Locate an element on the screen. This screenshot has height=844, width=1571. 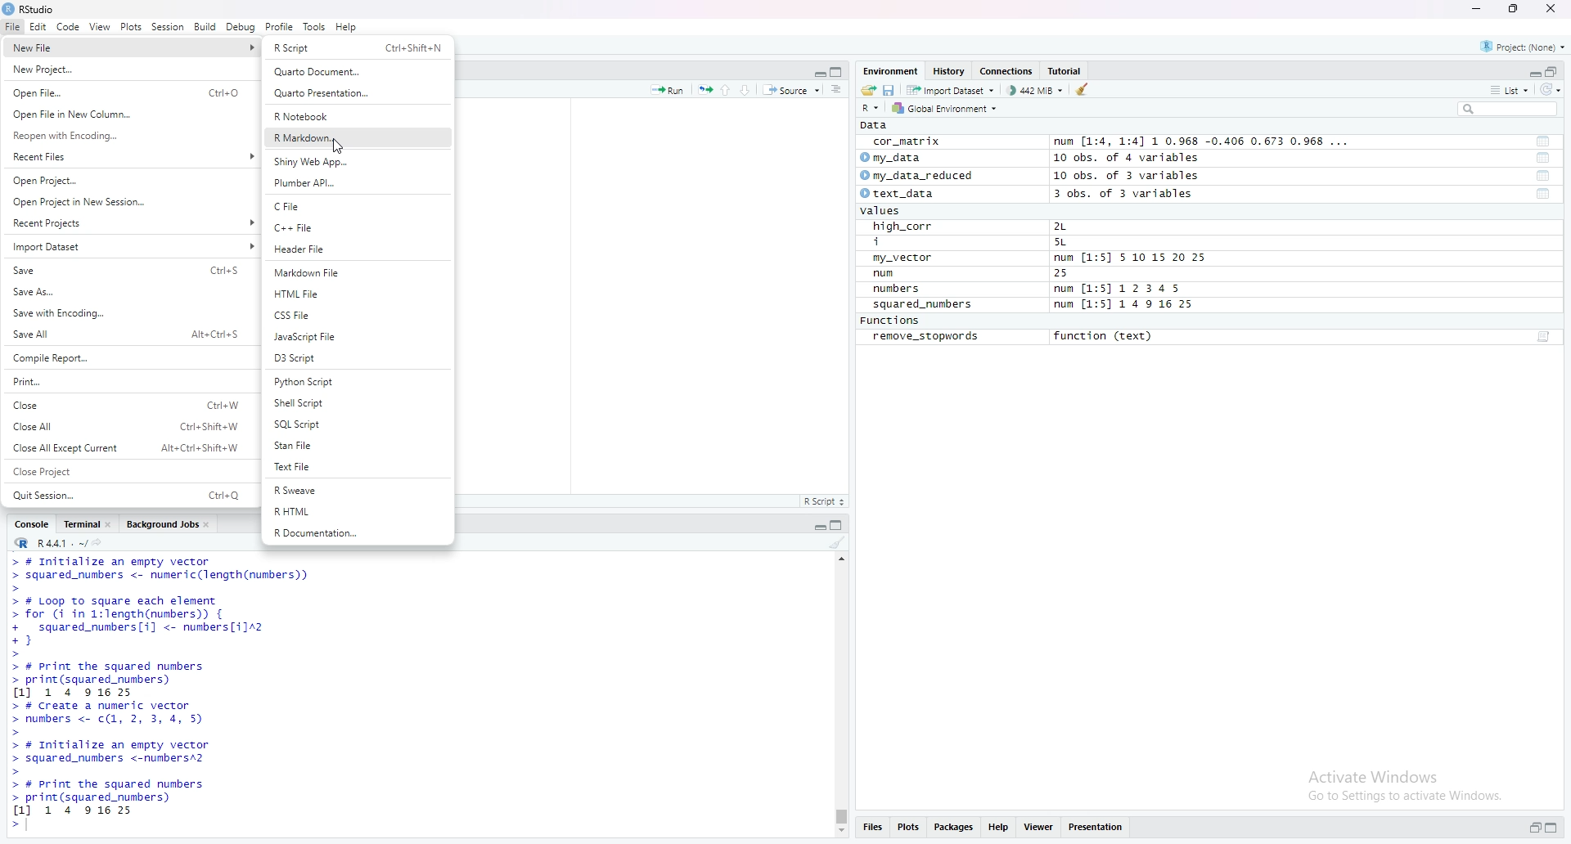
minimize is located at coordinates (1531, 829).